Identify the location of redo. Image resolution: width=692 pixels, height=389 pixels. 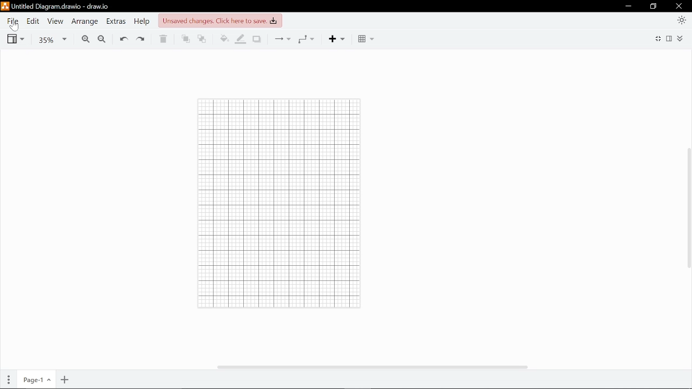
(140, 38).